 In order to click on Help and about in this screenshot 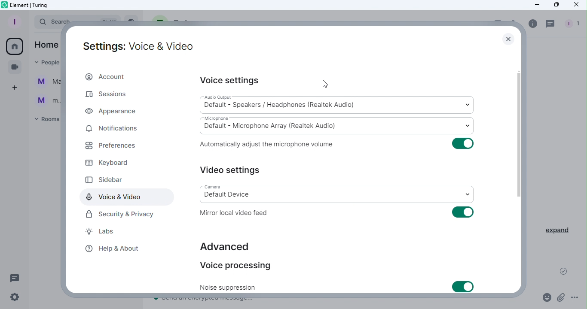, I will do `click(115, 251)`.